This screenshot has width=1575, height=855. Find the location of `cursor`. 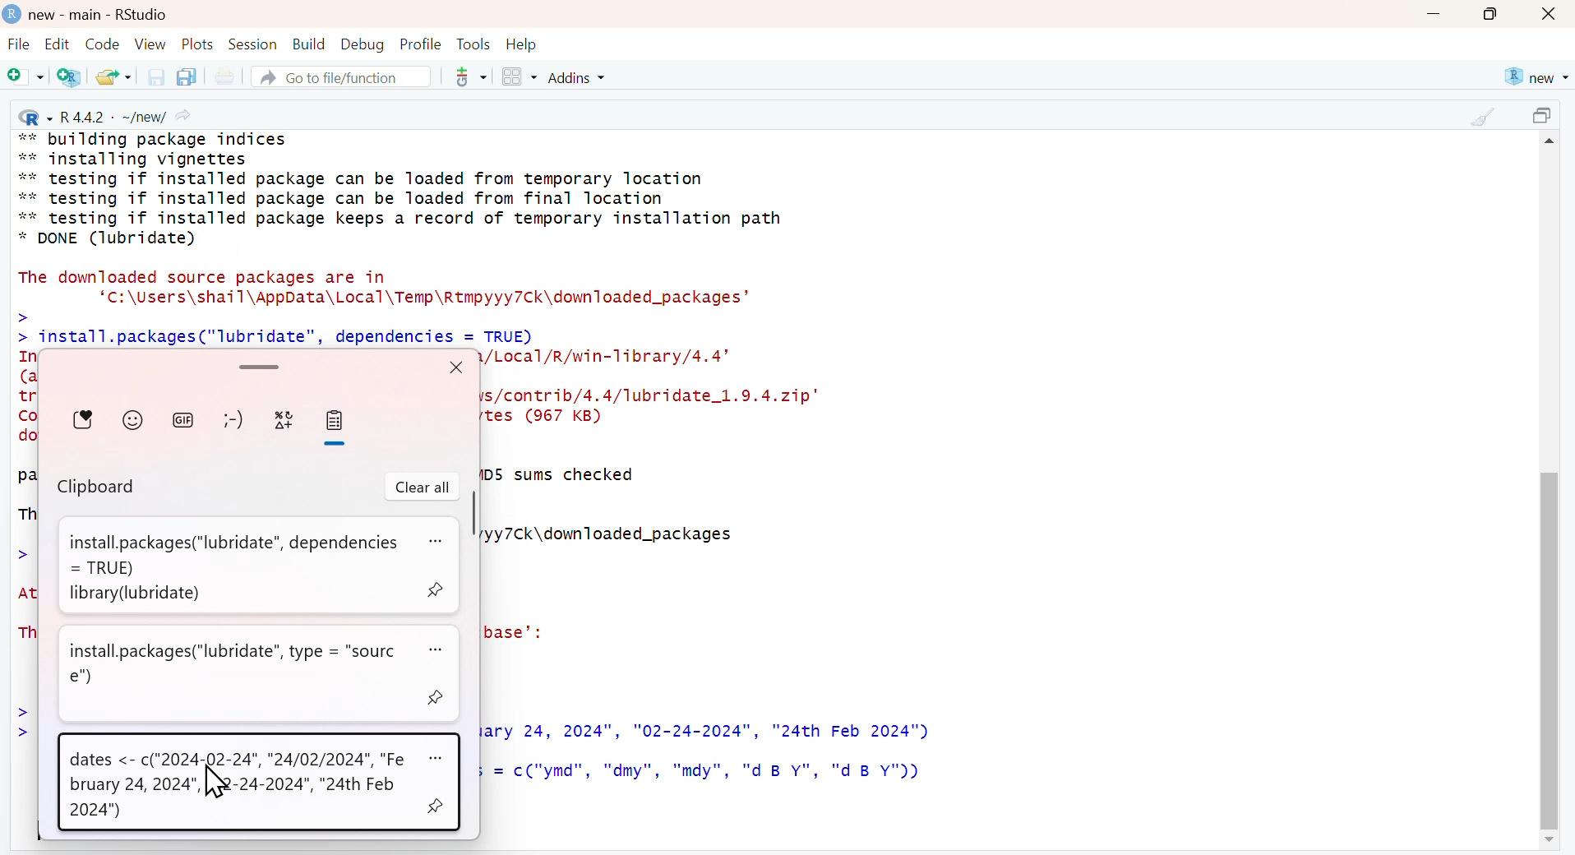

cursor is located at coordinates (216, 783).